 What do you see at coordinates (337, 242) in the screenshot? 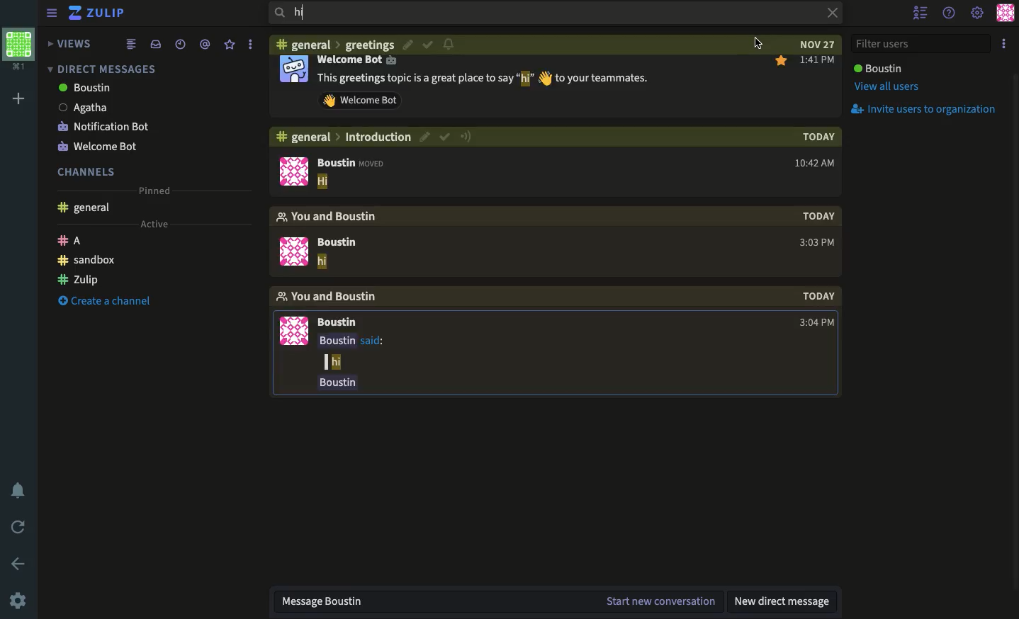
I see `Boustin` at bounding box center [337, 242].